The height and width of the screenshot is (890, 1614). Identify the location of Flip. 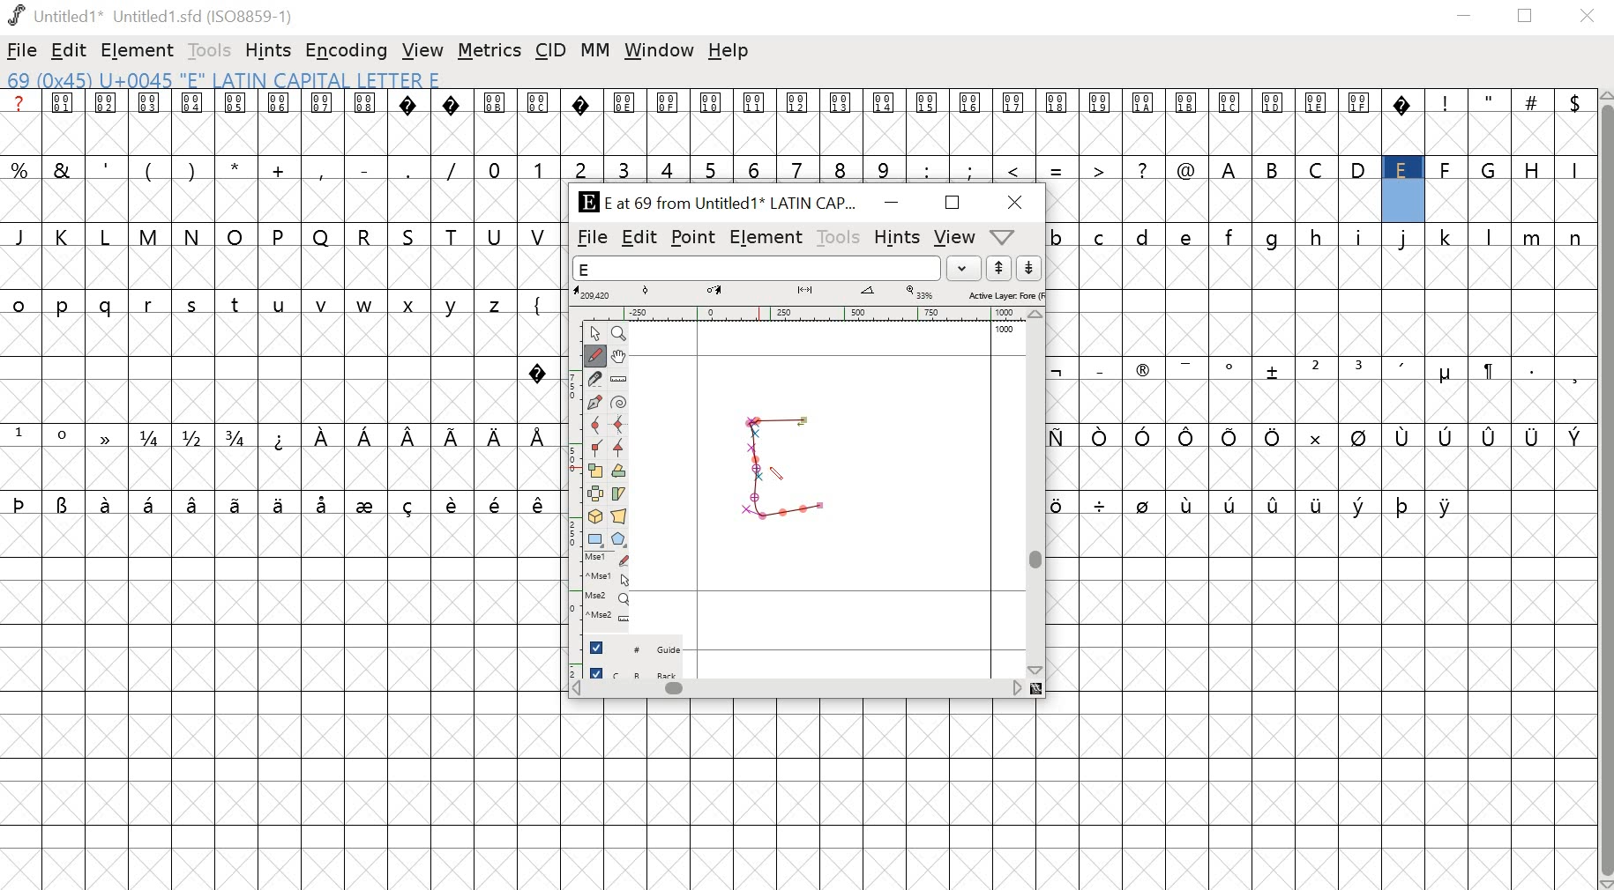
(595, 494).